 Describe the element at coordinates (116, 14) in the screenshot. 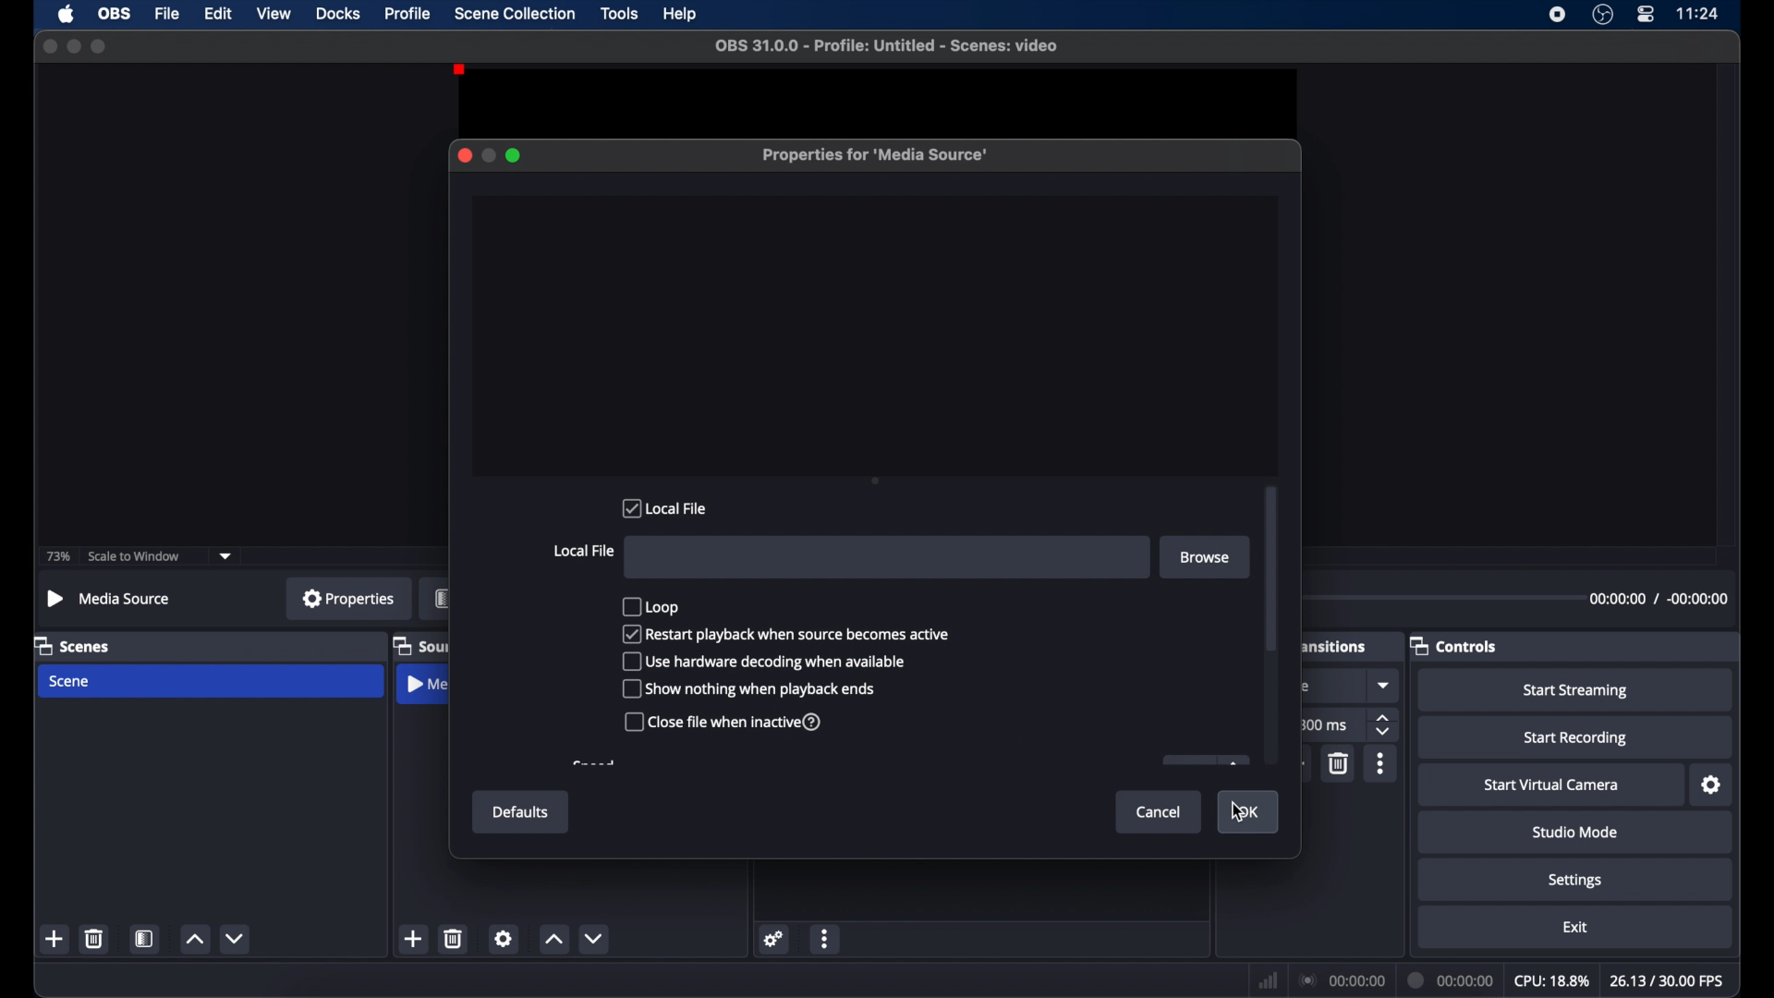

I see `obs` at that location.